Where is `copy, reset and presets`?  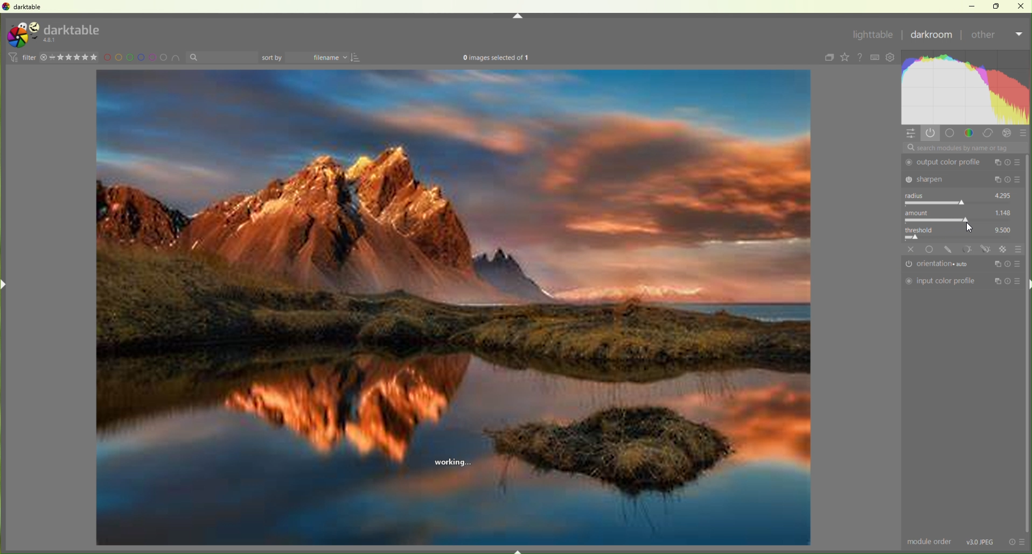
copy, reset and presets is located at coordinates (1008, 263).